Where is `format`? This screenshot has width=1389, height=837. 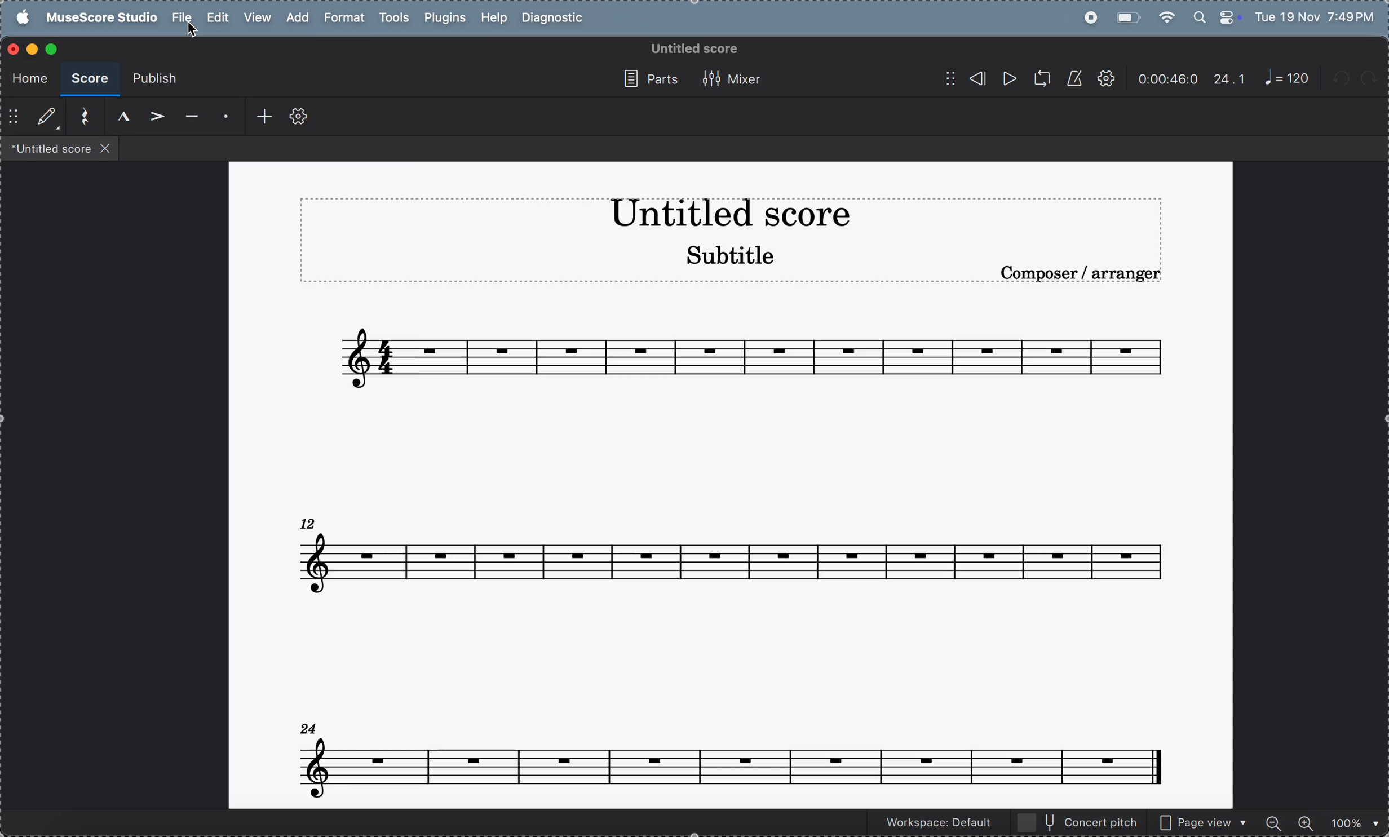 format is located at coordinates (343, 18).